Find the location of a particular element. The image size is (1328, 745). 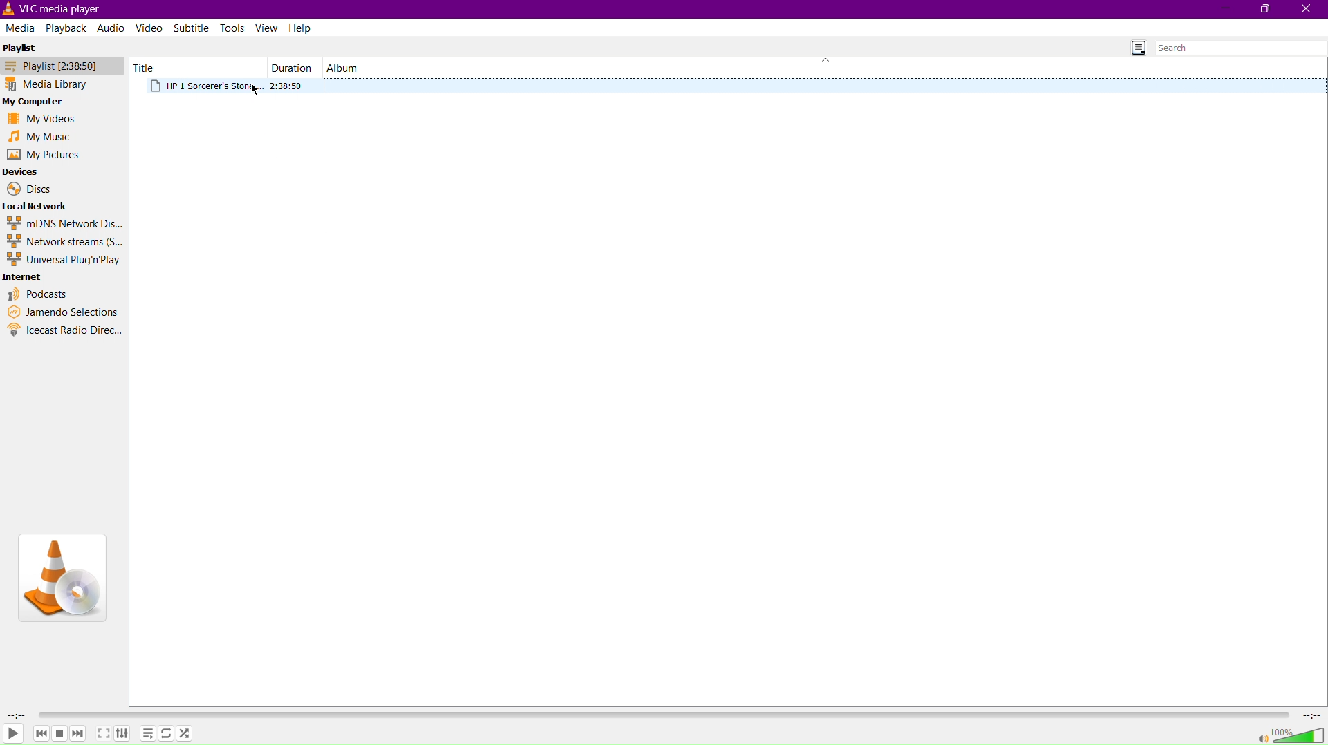

mDNS Network is located at coordinates (63, 223).